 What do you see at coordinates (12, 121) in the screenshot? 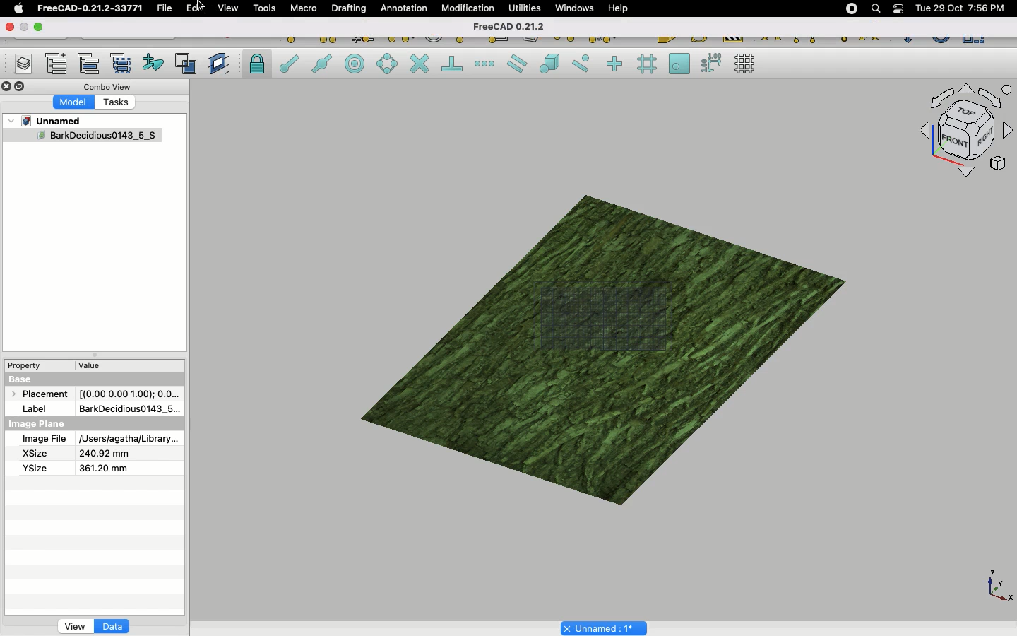
I see `Drop down` at bounding box center [12, 121].